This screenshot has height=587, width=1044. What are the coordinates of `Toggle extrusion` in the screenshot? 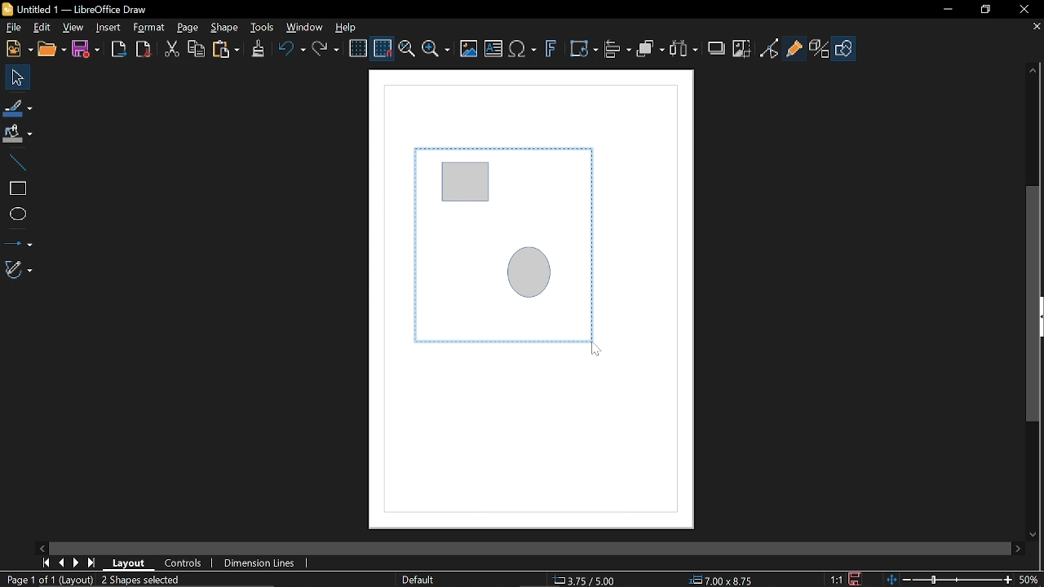 It's located at (818, 48).